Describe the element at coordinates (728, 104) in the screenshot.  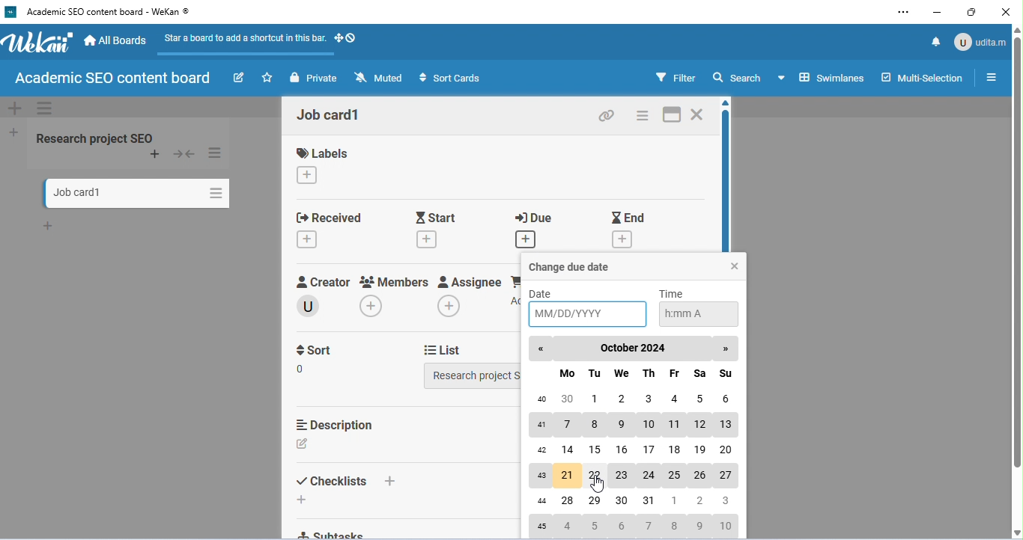
I see `move up` at that location.